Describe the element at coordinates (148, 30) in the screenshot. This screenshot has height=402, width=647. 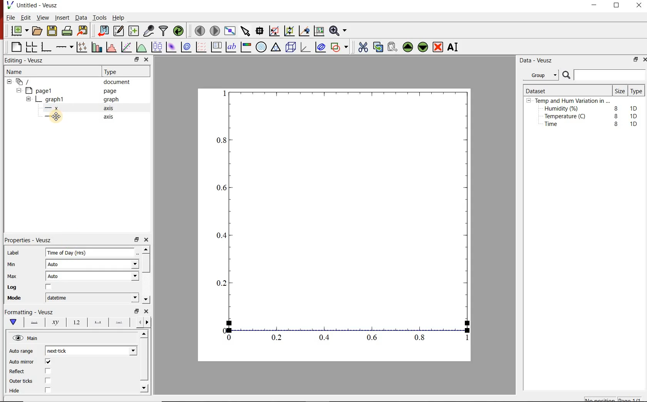
I see `capture remote data` at that location.